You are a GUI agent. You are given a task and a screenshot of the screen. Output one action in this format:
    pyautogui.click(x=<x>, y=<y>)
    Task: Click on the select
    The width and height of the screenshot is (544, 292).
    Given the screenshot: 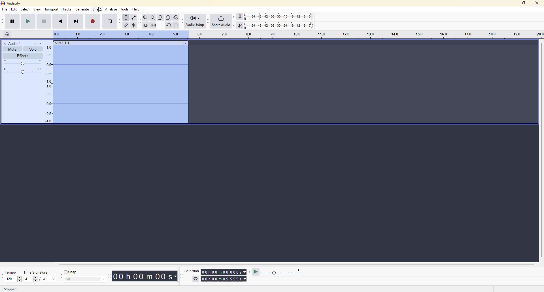 What is the action you would take?
    pyautogui.click(x=36, y=279)
    